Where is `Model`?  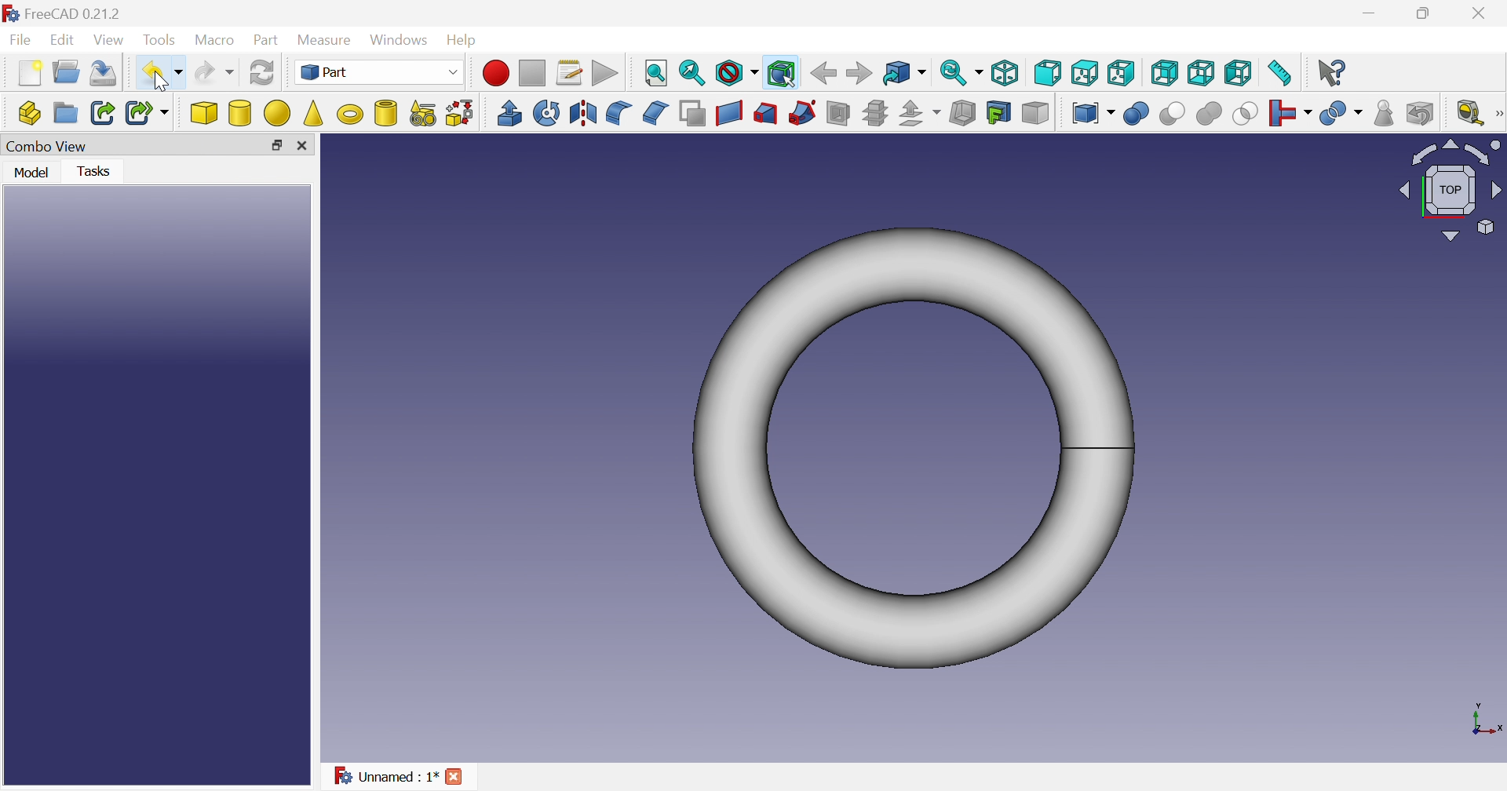
Model is located at coordinates (34, 173).